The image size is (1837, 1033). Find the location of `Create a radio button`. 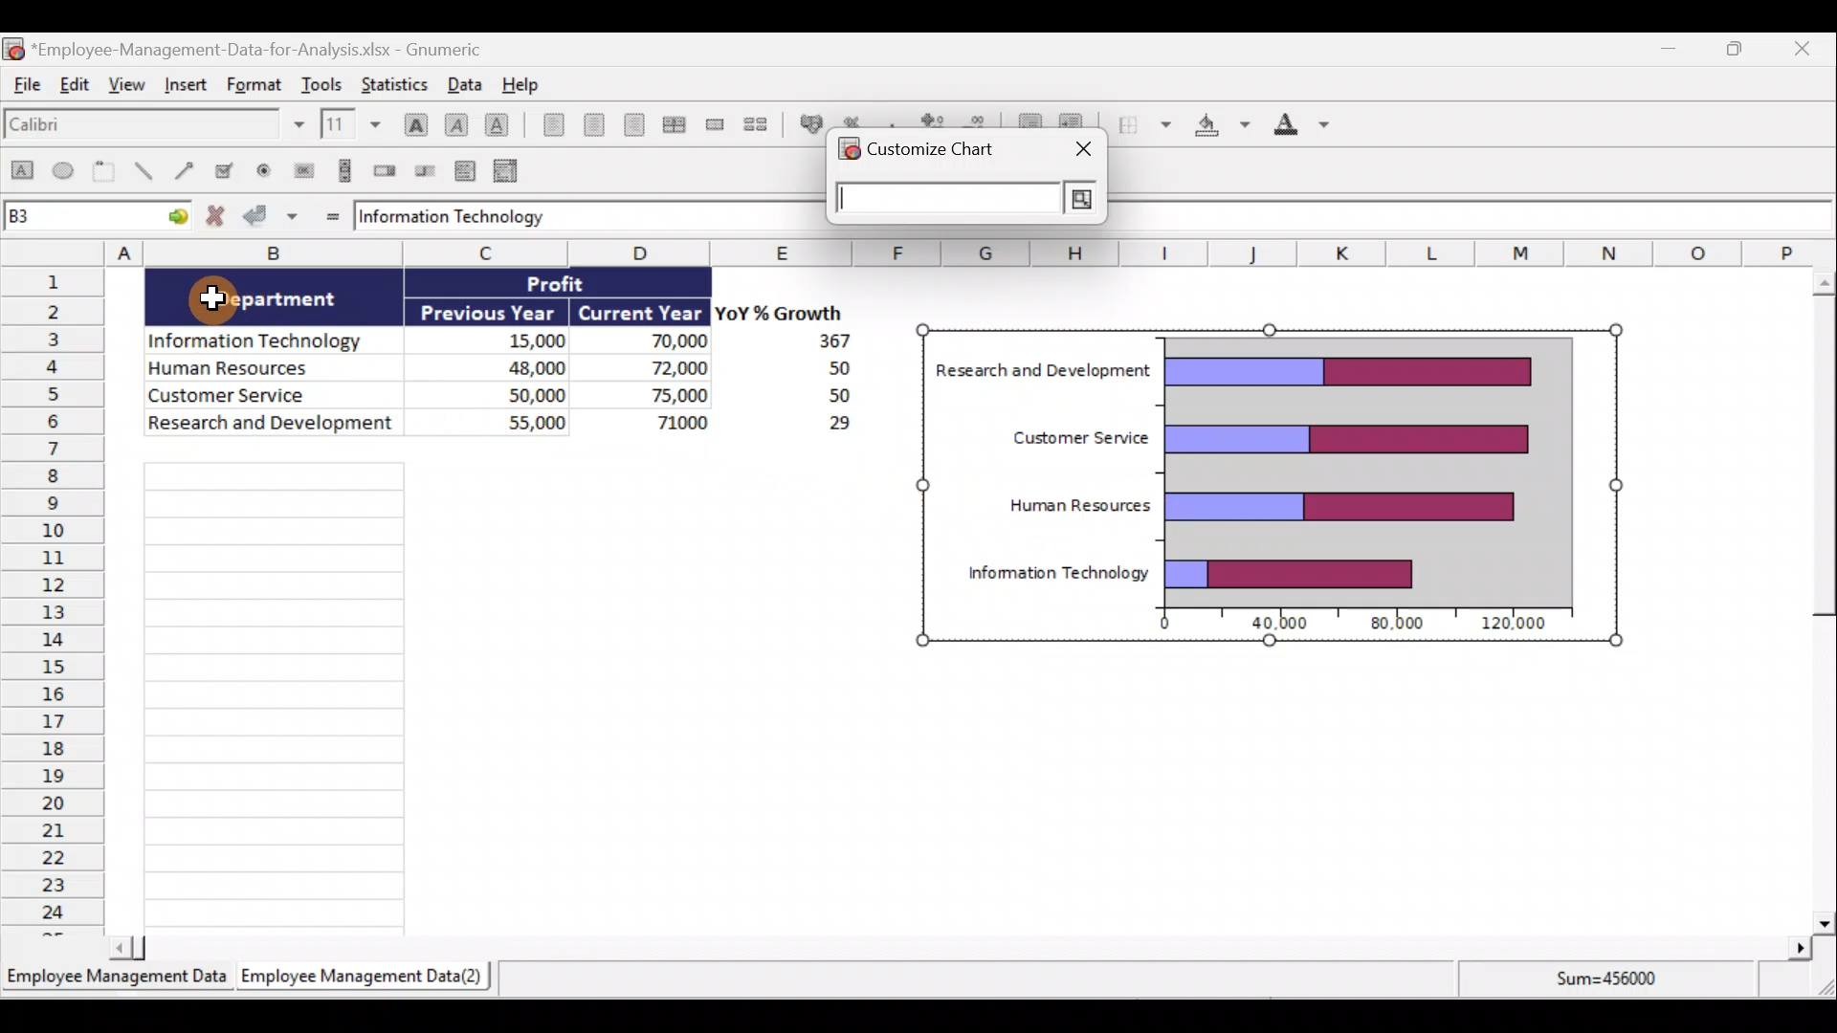

Create a radio button is located at coordinates (264, 171).